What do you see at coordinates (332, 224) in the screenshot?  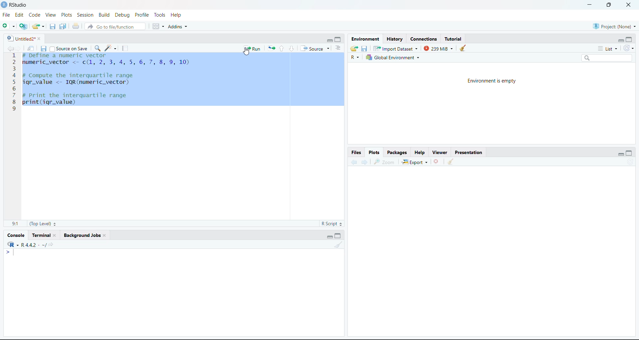 I see `R Script` at bounding box center [332, 224].